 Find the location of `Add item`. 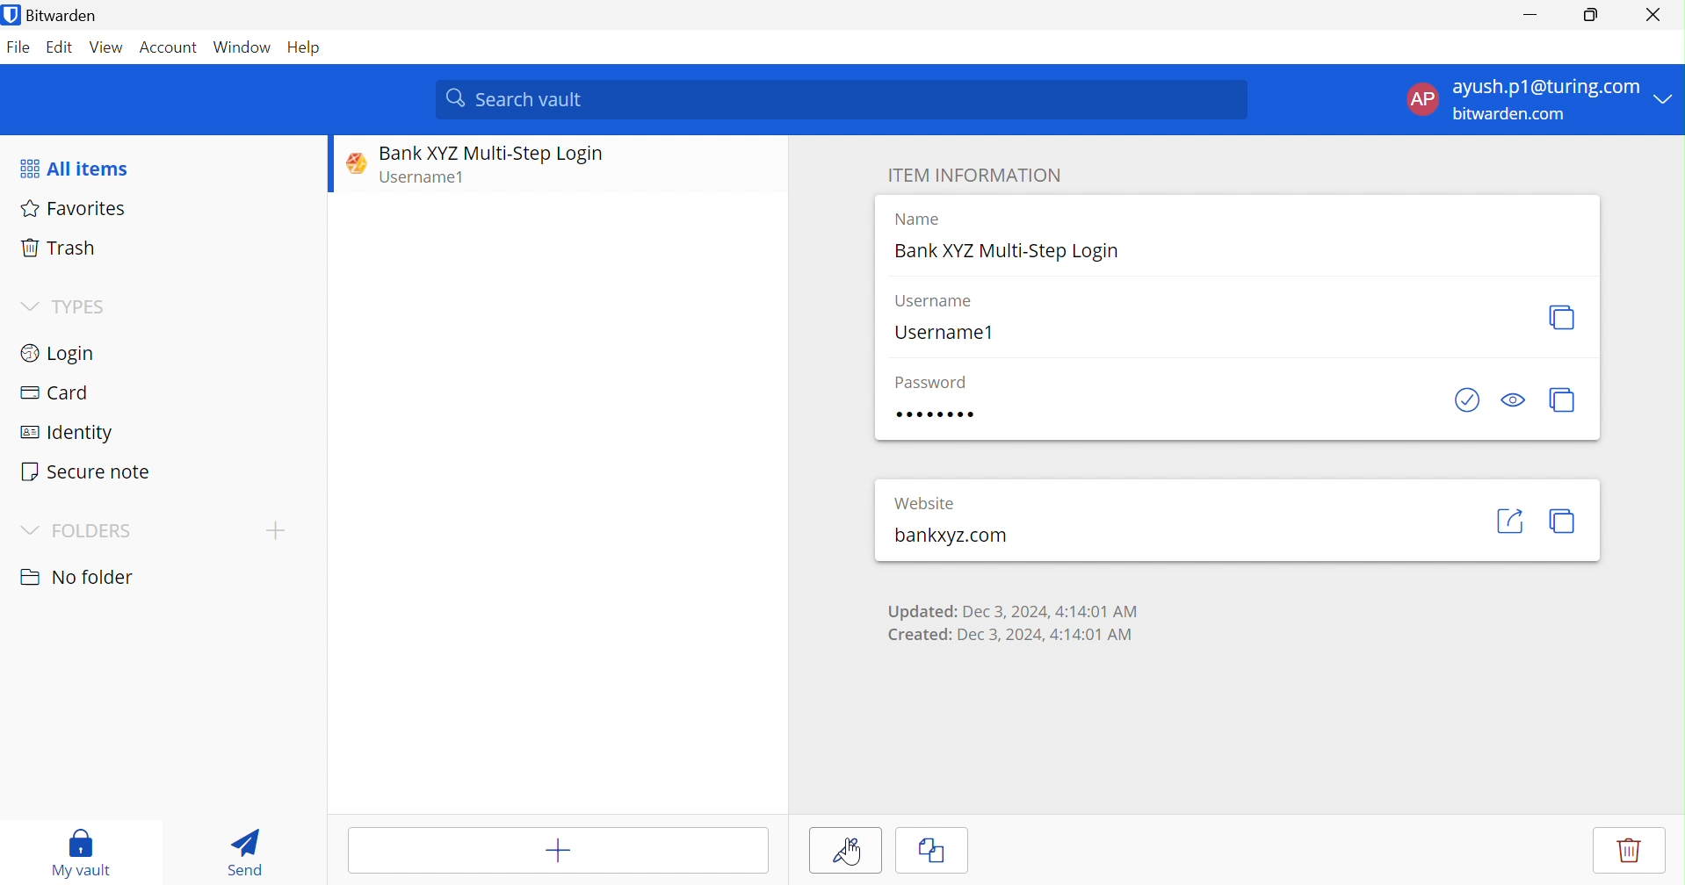

Add item is located at coordinates (558, 851).